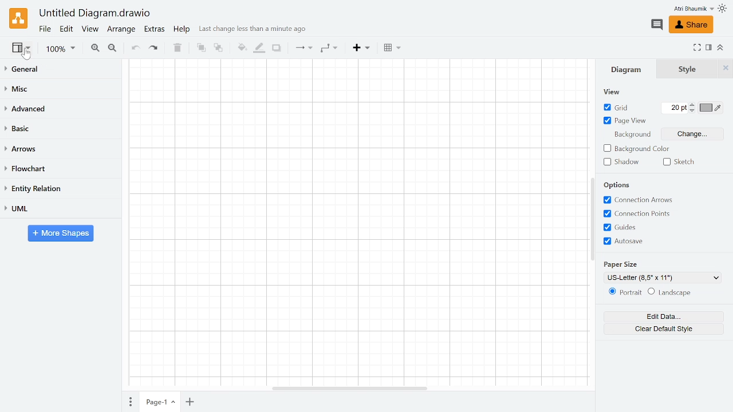  Describe the element at coordinates (20, 47) in the screenshot. I see `View` at that location.